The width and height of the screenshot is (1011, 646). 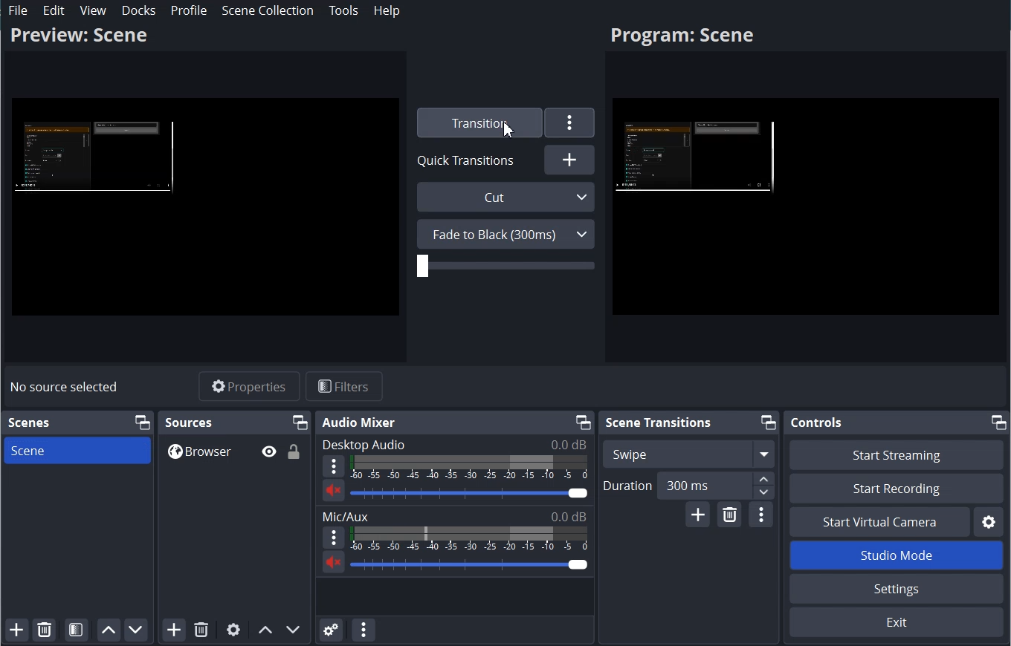 What do you see at coordinates (896, 454) in the screenshot?
I see `Start Streaming` at bounding box center [896, 454].